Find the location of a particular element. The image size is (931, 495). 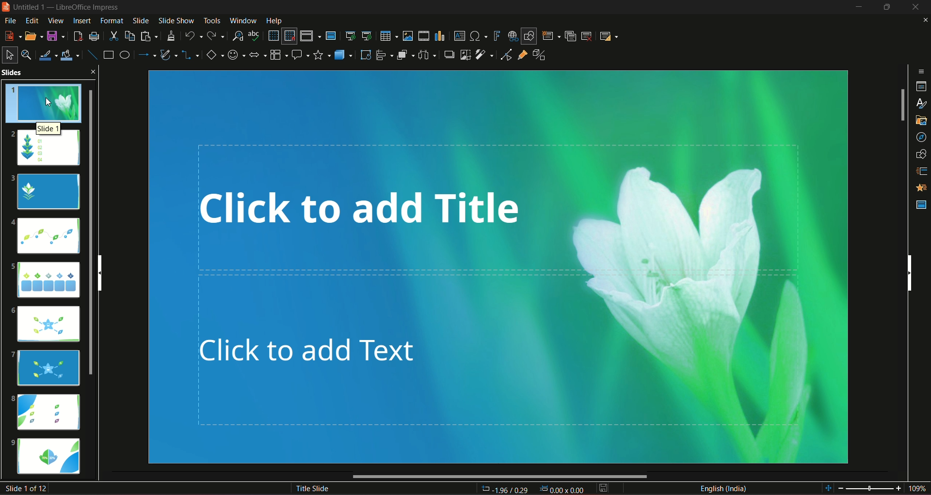

language is located at coordinates (723, 488).